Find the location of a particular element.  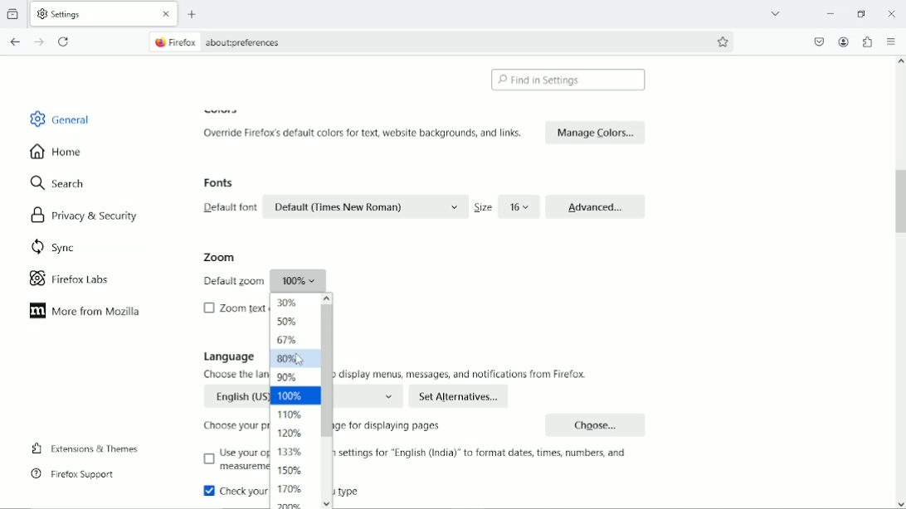

Home is located at coordinates (58, 151).